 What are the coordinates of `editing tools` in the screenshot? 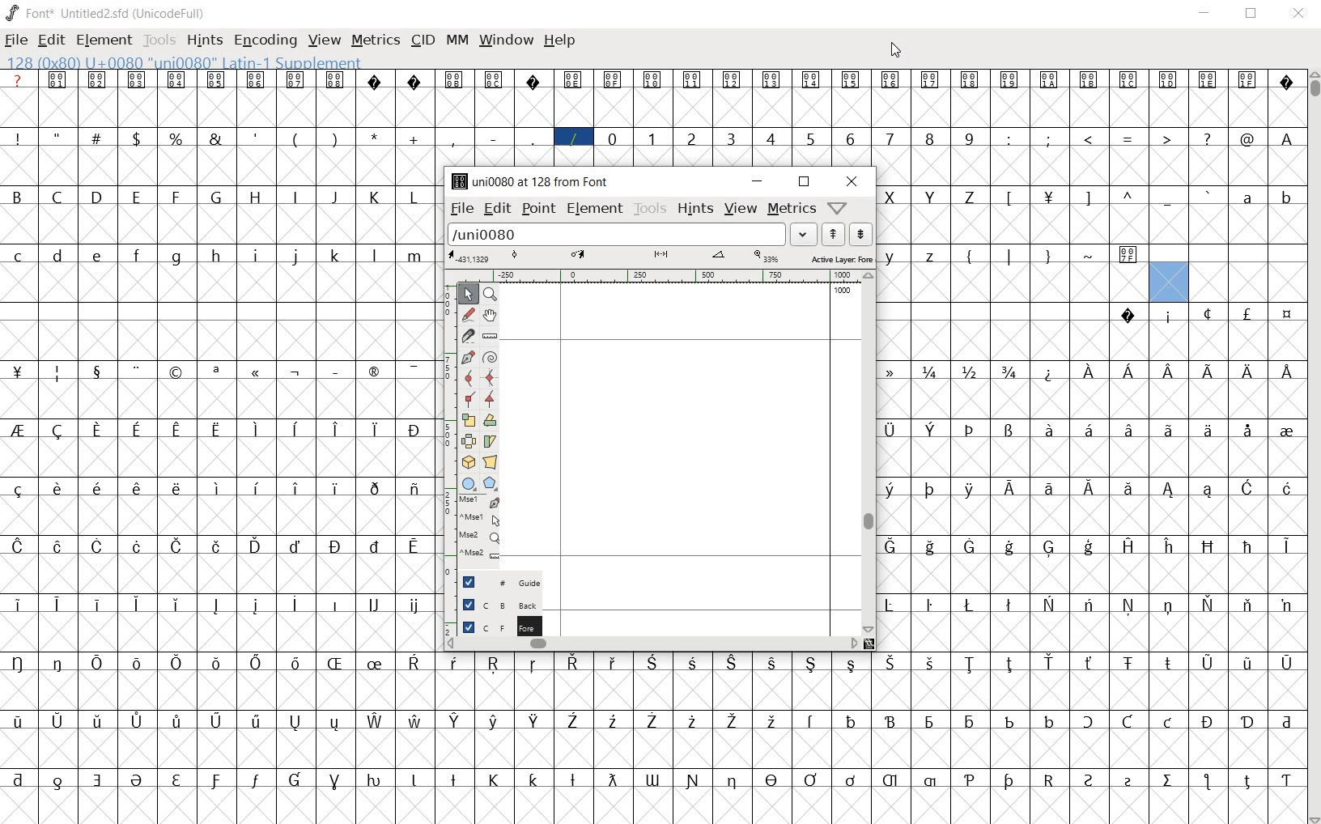 It's located at (472, 429).